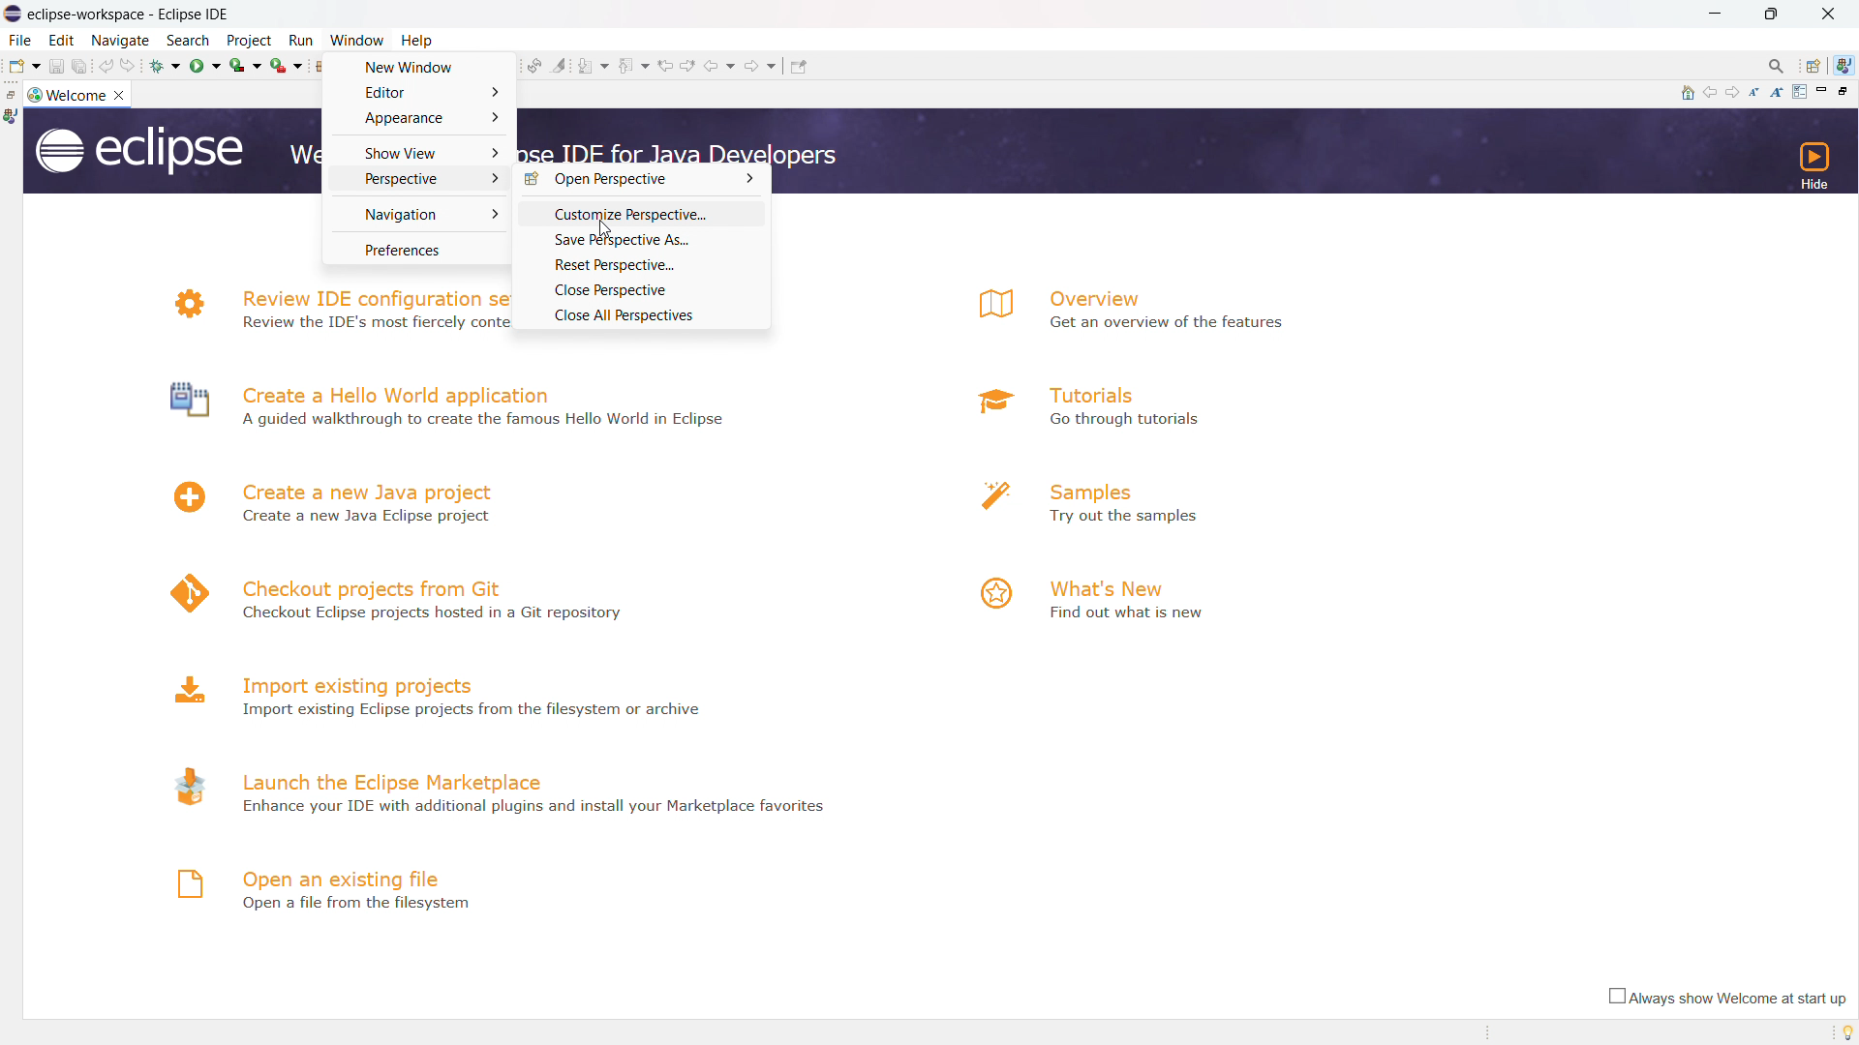 The image size is (1859, 1045). What do you see at coordinates (415, 250) in the screenshot?
I see `preferences` at bounding box center [415, 250].